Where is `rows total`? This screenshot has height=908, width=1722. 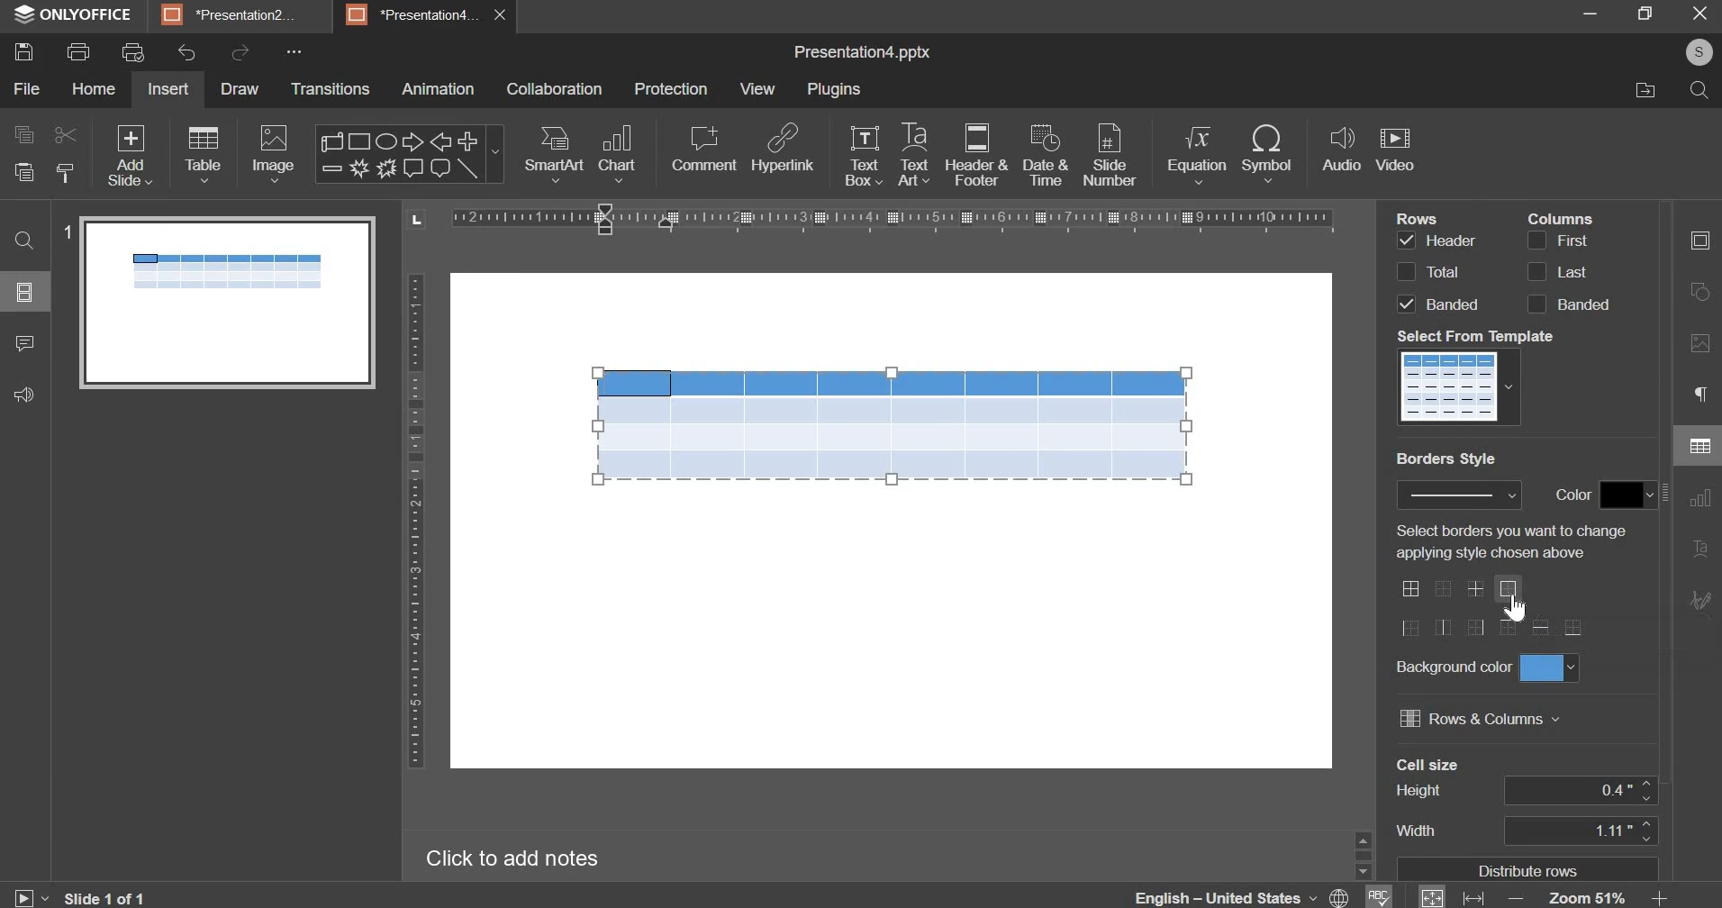 rows total is located at coordinates (1433, 272).